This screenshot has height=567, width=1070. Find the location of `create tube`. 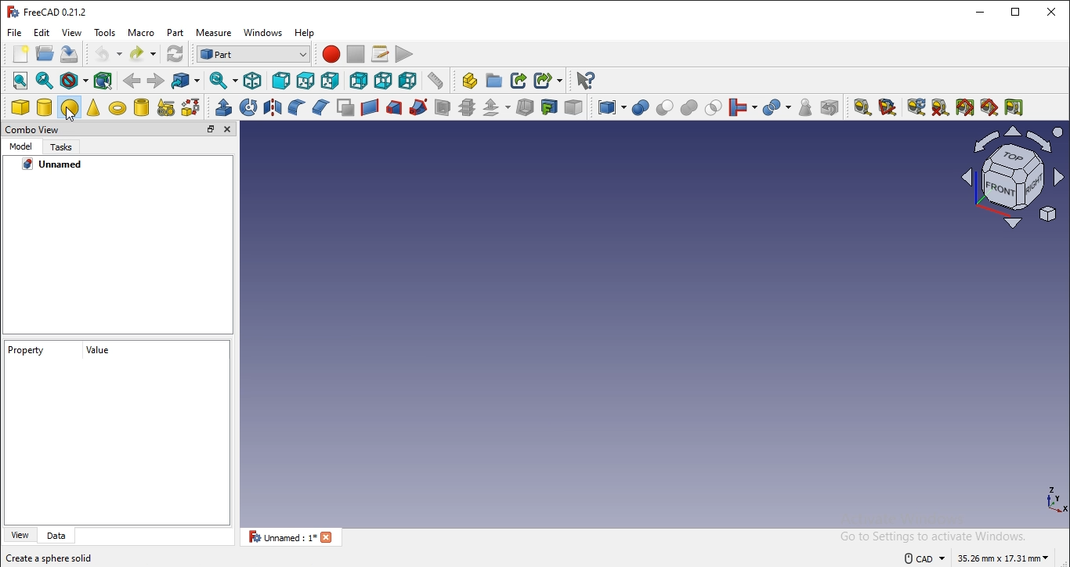

create tube is located at coordinates (141, 107).